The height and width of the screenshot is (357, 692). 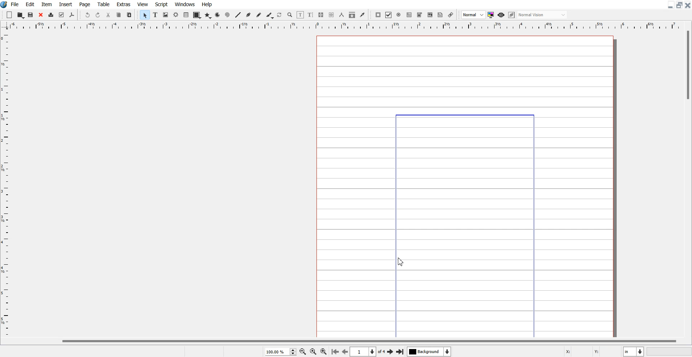 I want to click on Unlink Text Frame, so click(x=332, y=15).